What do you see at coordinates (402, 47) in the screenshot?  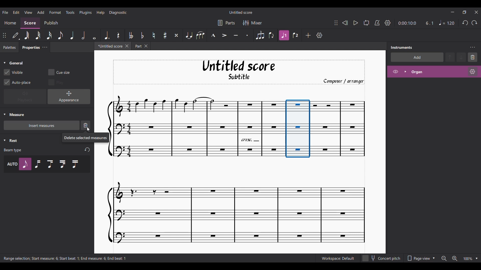 I see `Panel title` at bounding box center [402, 47].